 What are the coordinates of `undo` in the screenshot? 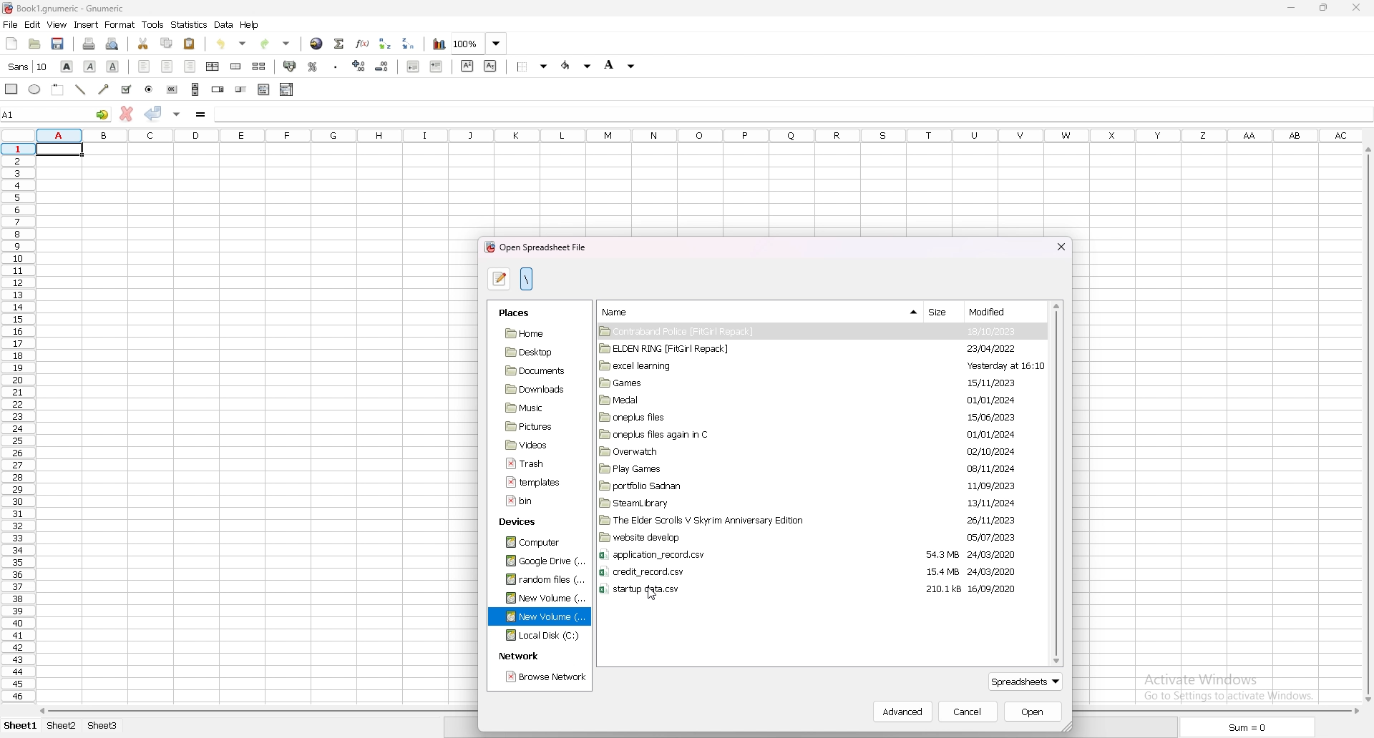 It's located at (234, 44).